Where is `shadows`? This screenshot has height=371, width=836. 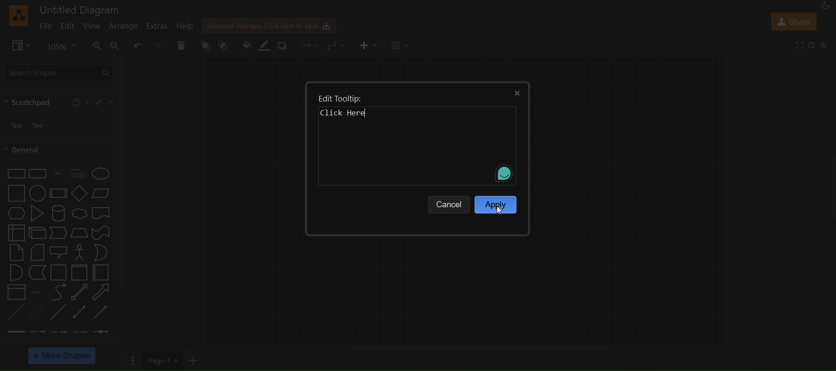 shadows is located at coordinates (283, 47).